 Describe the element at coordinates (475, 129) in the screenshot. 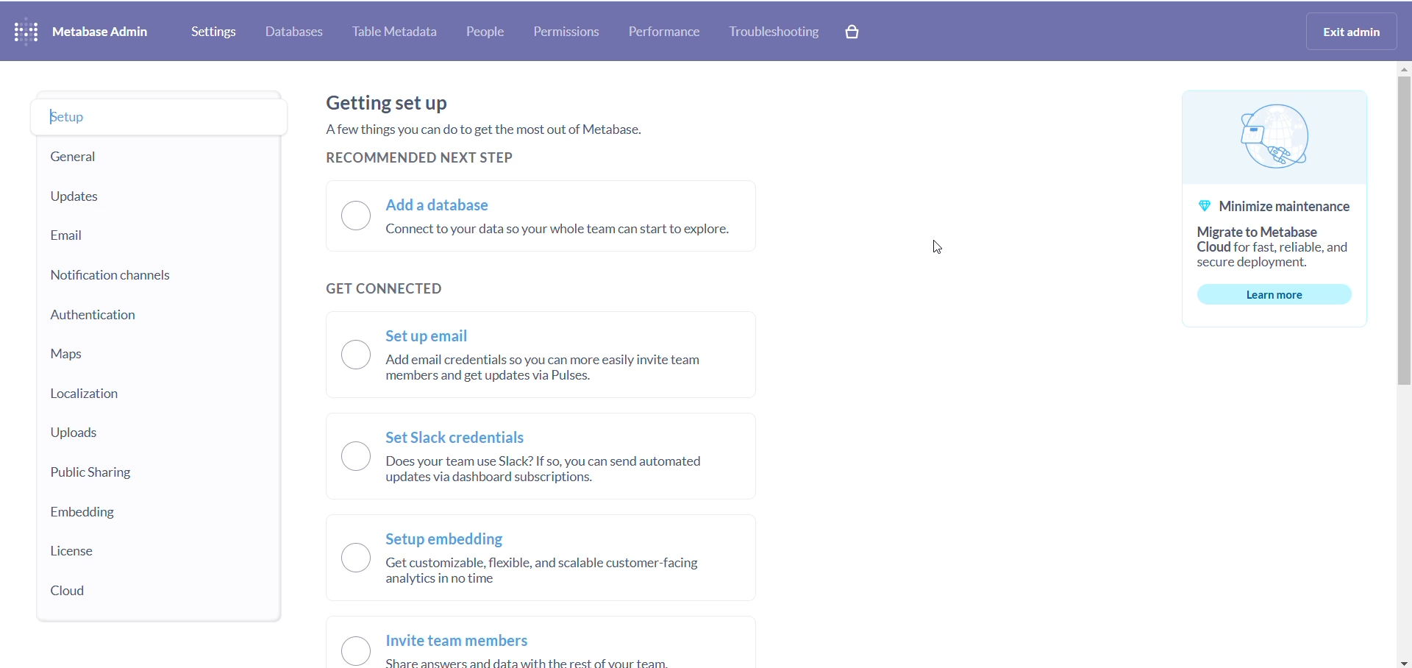

I see `A few things you can do to get most out of Metabase` at that location.